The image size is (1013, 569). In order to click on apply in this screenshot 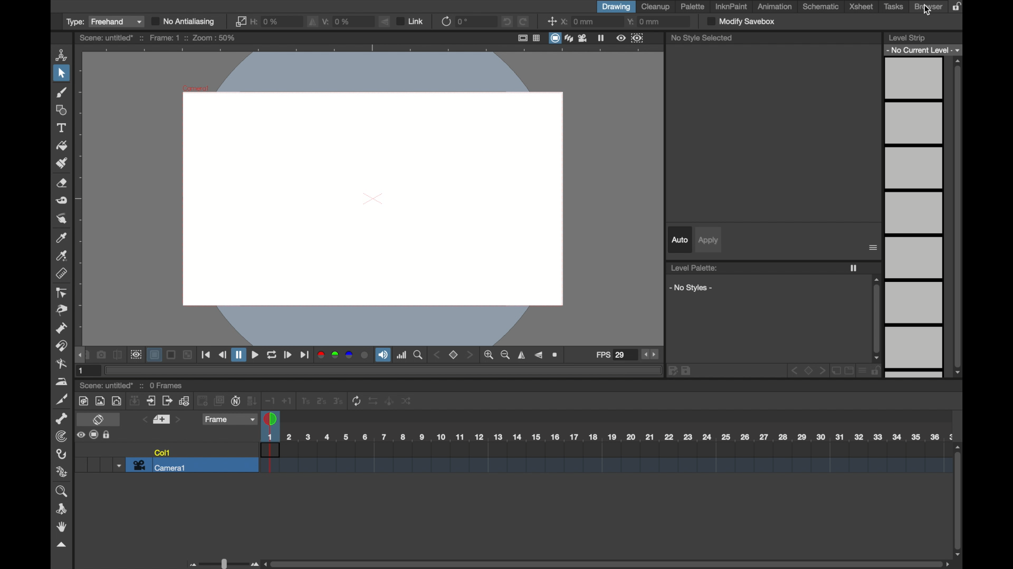, I will do `click(709, 240)`.